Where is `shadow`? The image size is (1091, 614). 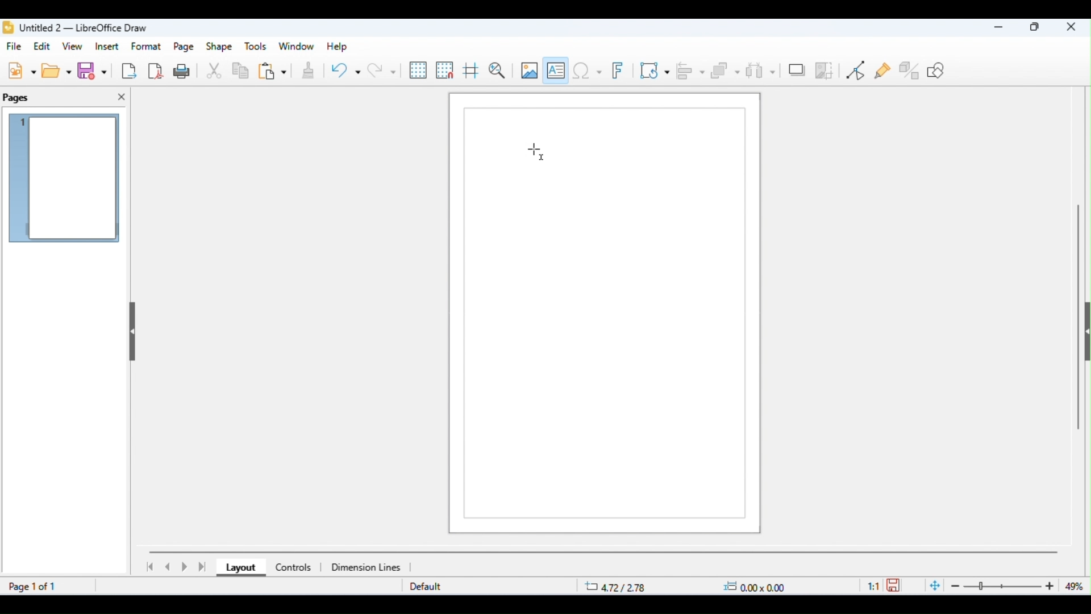 shadow is located at coordinates (797, 69).